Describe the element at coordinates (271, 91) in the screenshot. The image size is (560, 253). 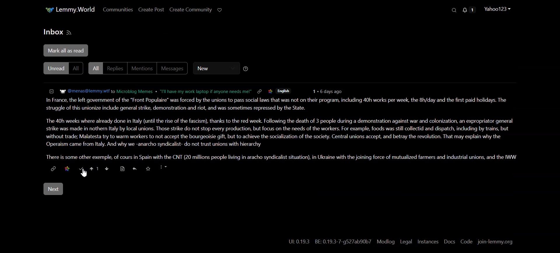
I see `Logo` at that location.